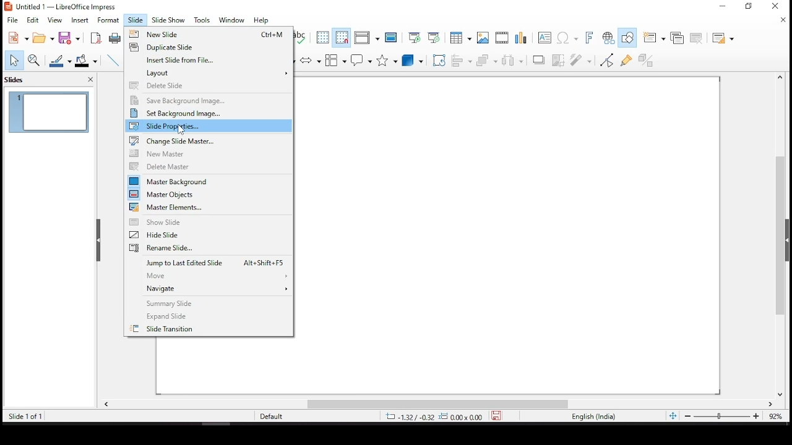 This screenshot has height=445, width=792. I want to click on insert hyperlink, so click(609, 37).